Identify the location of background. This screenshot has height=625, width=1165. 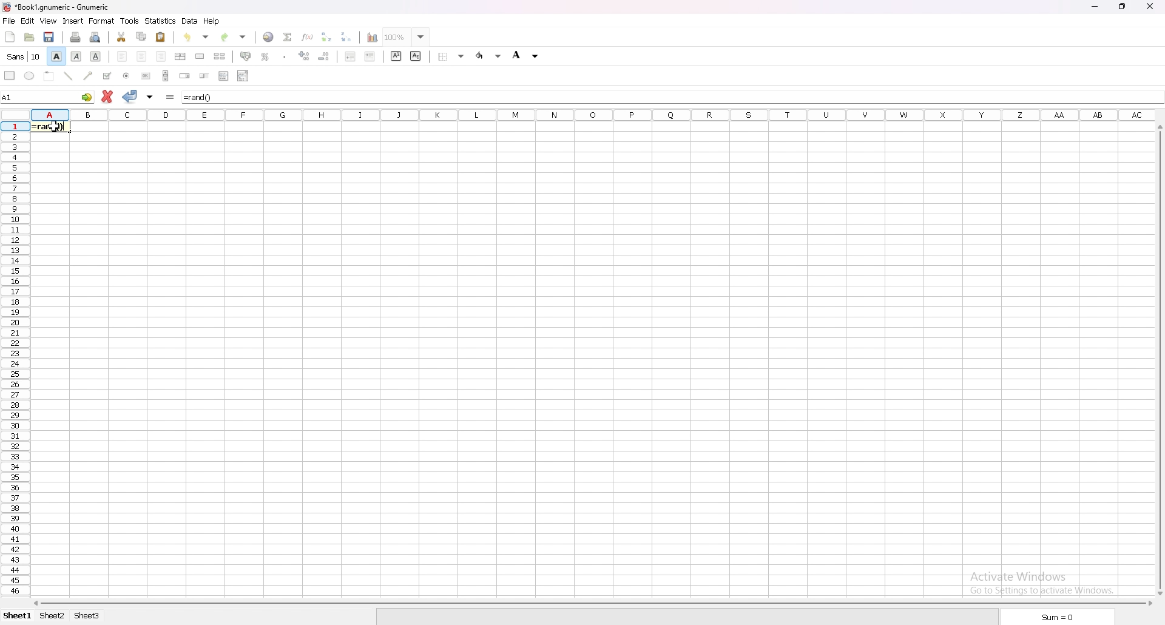
(525, 55).